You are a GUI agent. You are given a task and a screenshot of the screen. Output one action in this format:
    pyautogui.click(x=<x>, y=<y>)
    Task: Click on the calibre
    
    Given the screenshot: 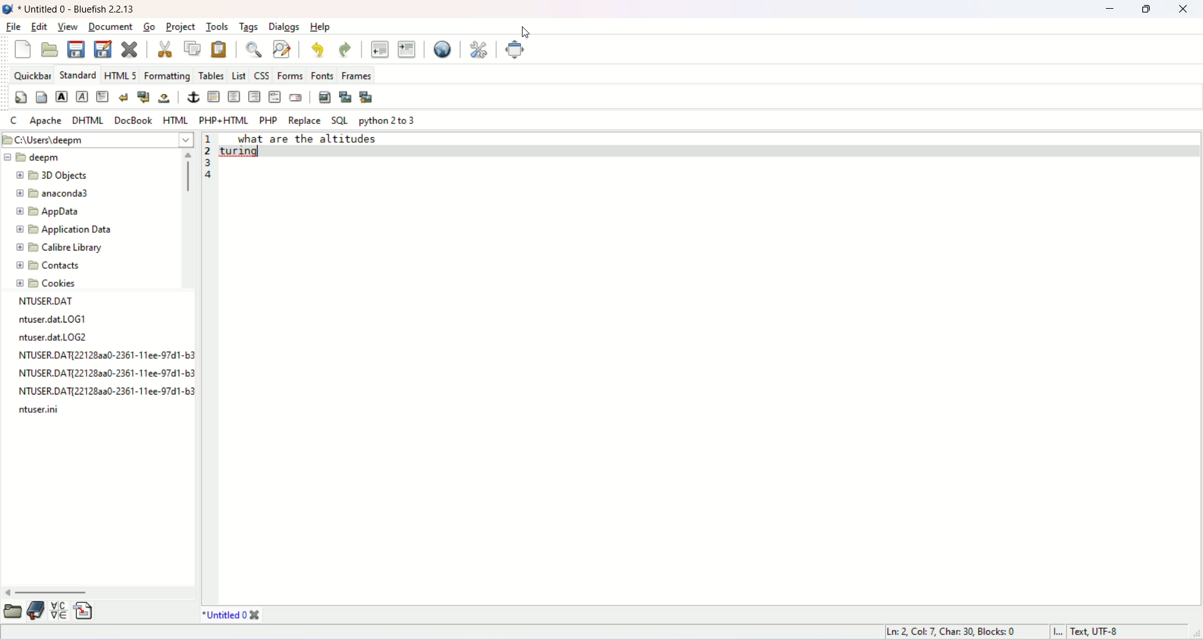 What is the action you would take?
    pyautogui.click(x=59, y=249)
    